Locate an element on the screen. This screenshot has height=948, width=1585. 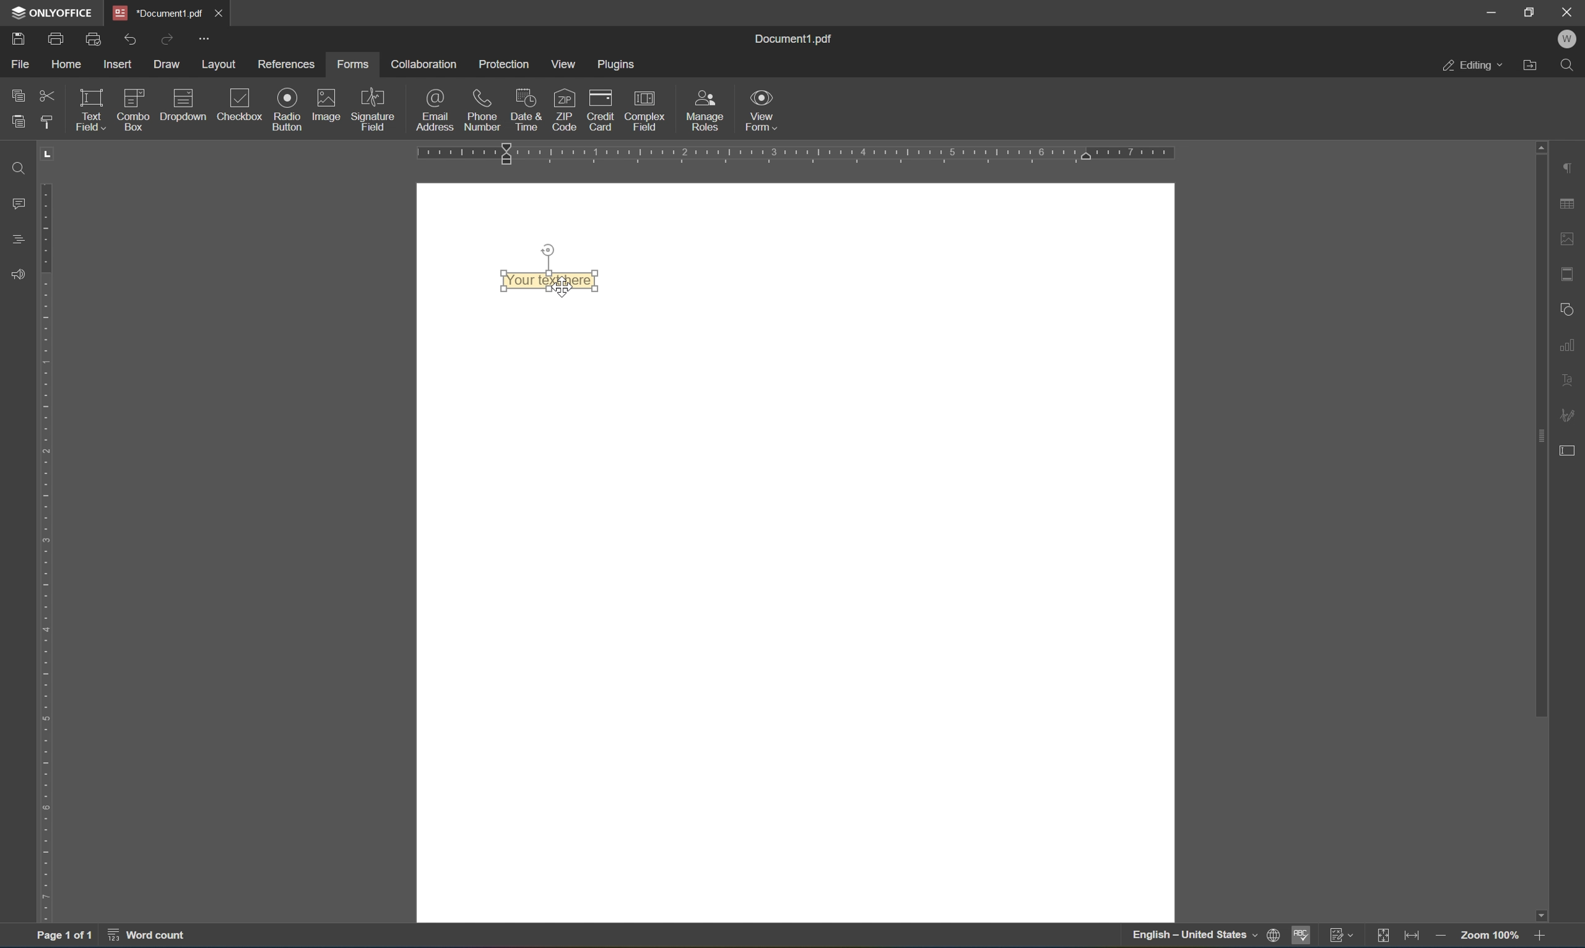
word count is located at coordinates (151, 937).